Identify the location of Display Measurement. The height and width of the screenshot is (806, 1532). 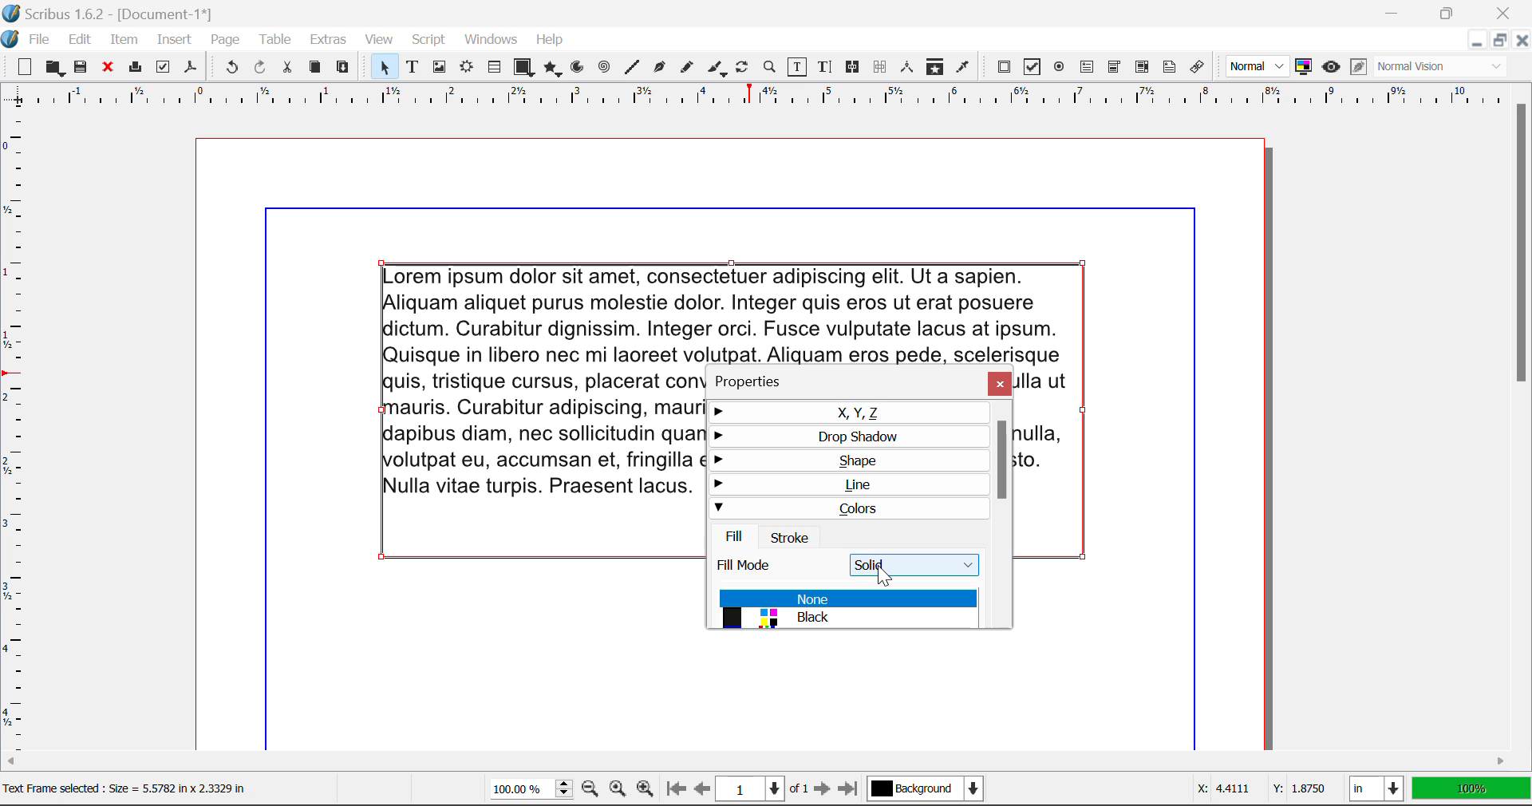
(1471, 791).